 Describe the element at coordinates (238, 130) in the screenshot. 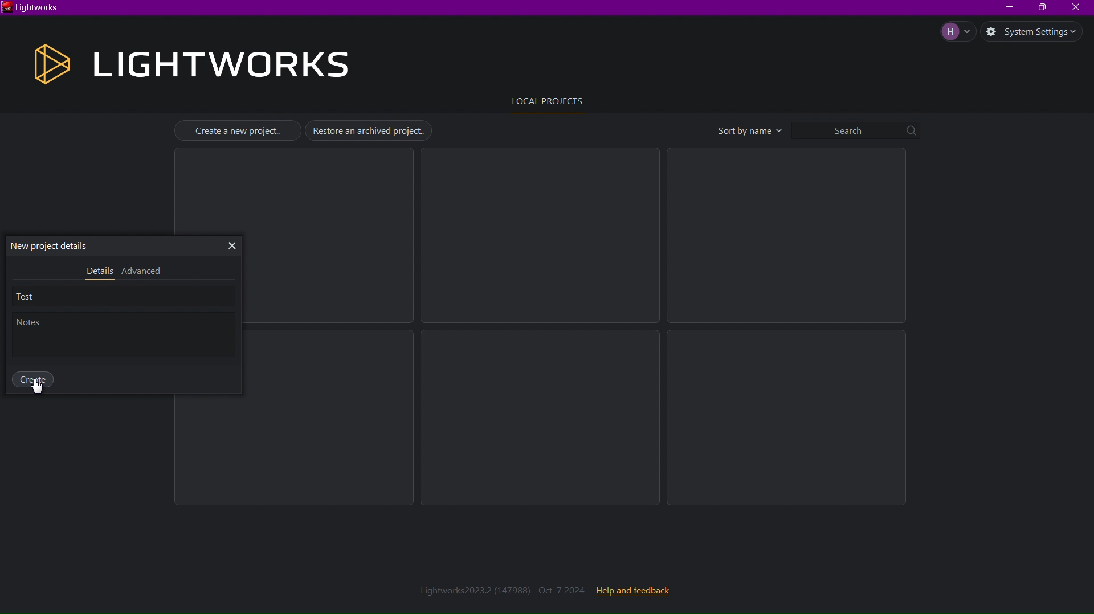

I see `Create a new project` at that location.